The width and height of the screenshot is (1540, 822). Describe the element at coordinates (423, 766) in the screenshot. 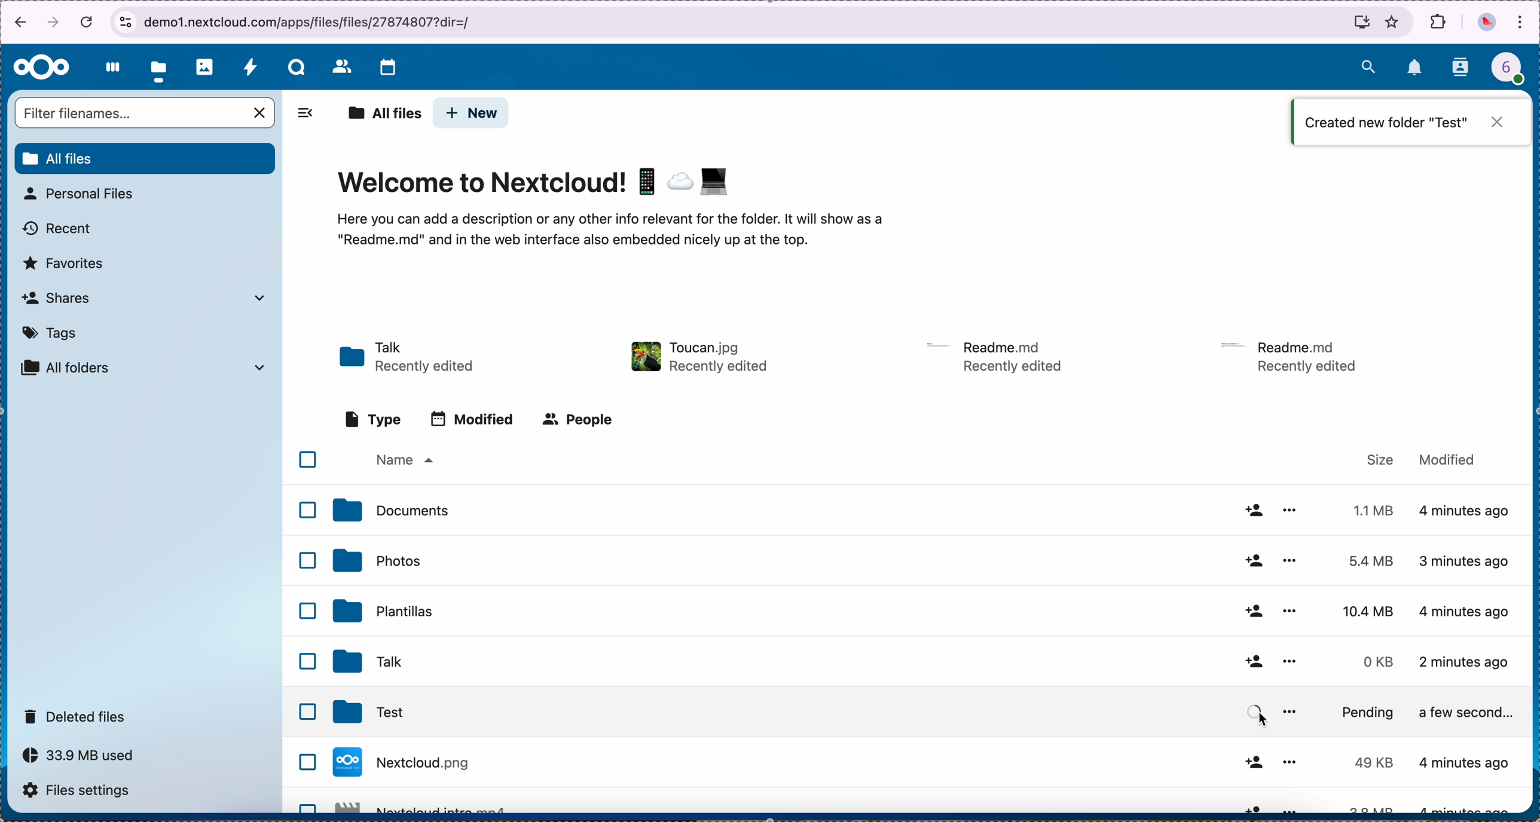

I see `Nextcloud file` at that location.